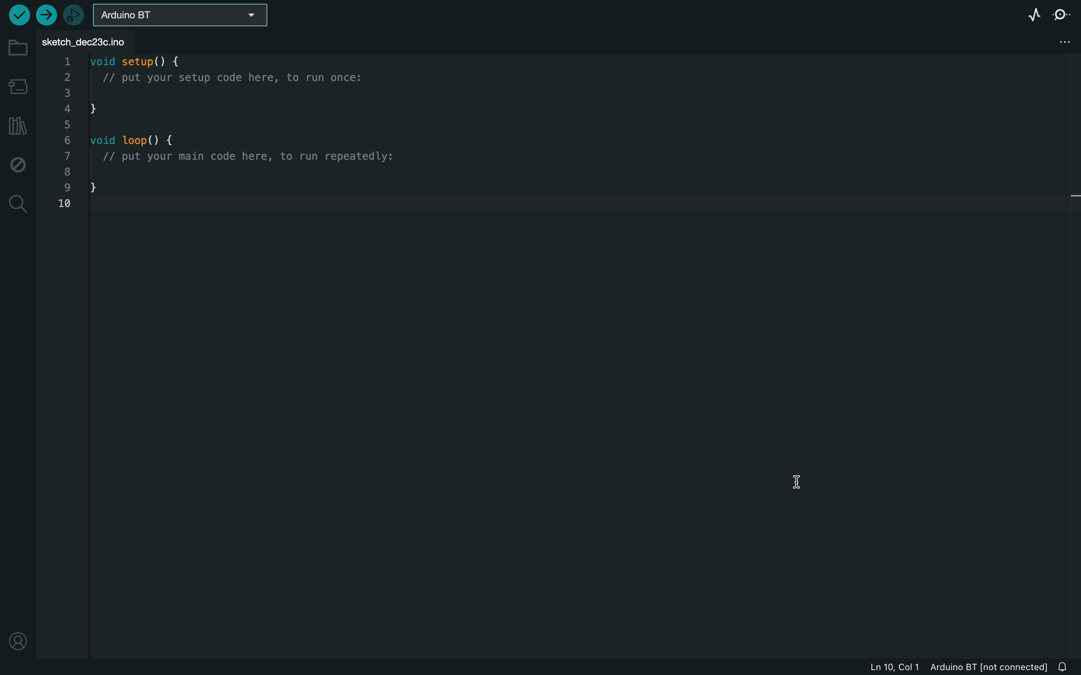 The width and height of the screenshot is (1081, 675). What do you see at coordinates (18, 86) in the screenshot?
I see `board manager` at bounding box center [18, 86].